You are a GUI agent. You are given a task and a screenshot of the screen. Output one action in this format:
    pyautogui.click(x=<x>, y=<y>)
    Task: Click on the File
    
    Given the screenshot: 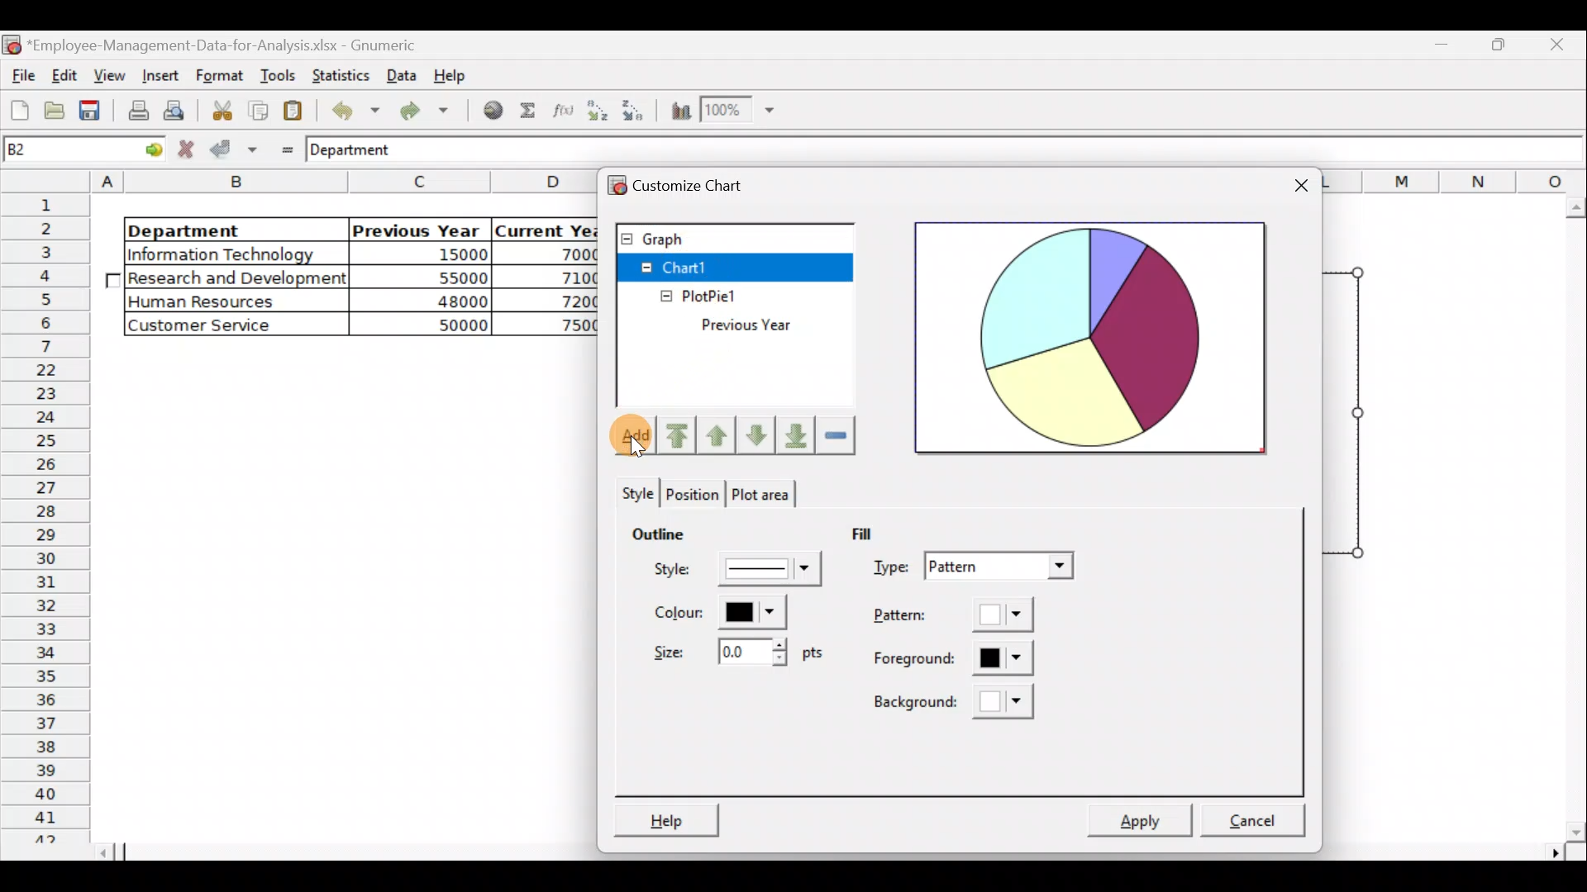 What is the action you would take?
    pyautogui.click(x=21, y=71)
    